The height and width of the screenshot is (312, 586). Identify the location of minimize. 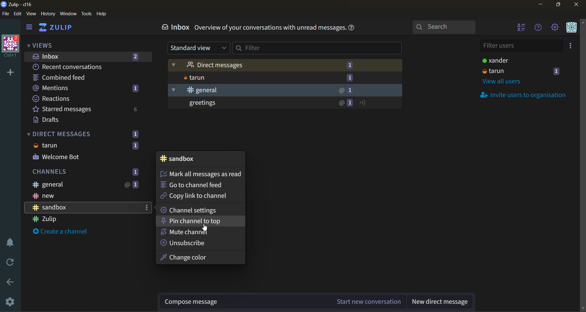
(541, 5).